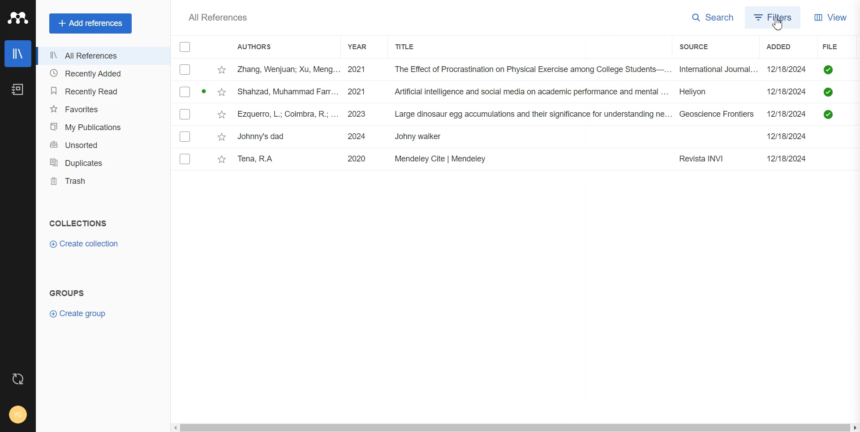 The height and width of the screenshot is (432, 860). Describe the element at coordinates (826, 47) in the screenshot. I see `File` at that location.